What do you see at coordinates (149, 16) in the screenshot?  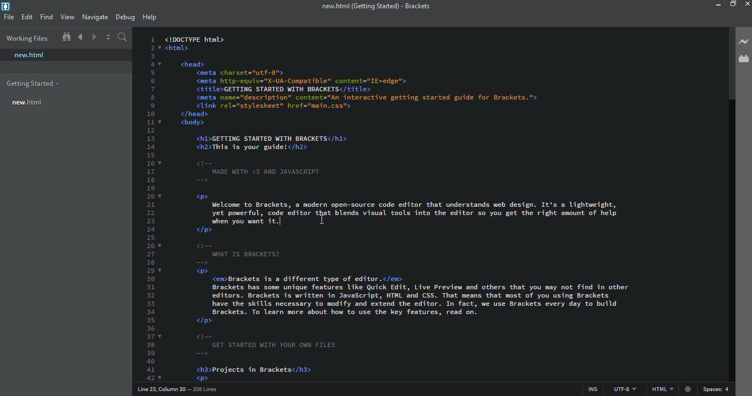 I see `help` at bounding box center [149, 16].